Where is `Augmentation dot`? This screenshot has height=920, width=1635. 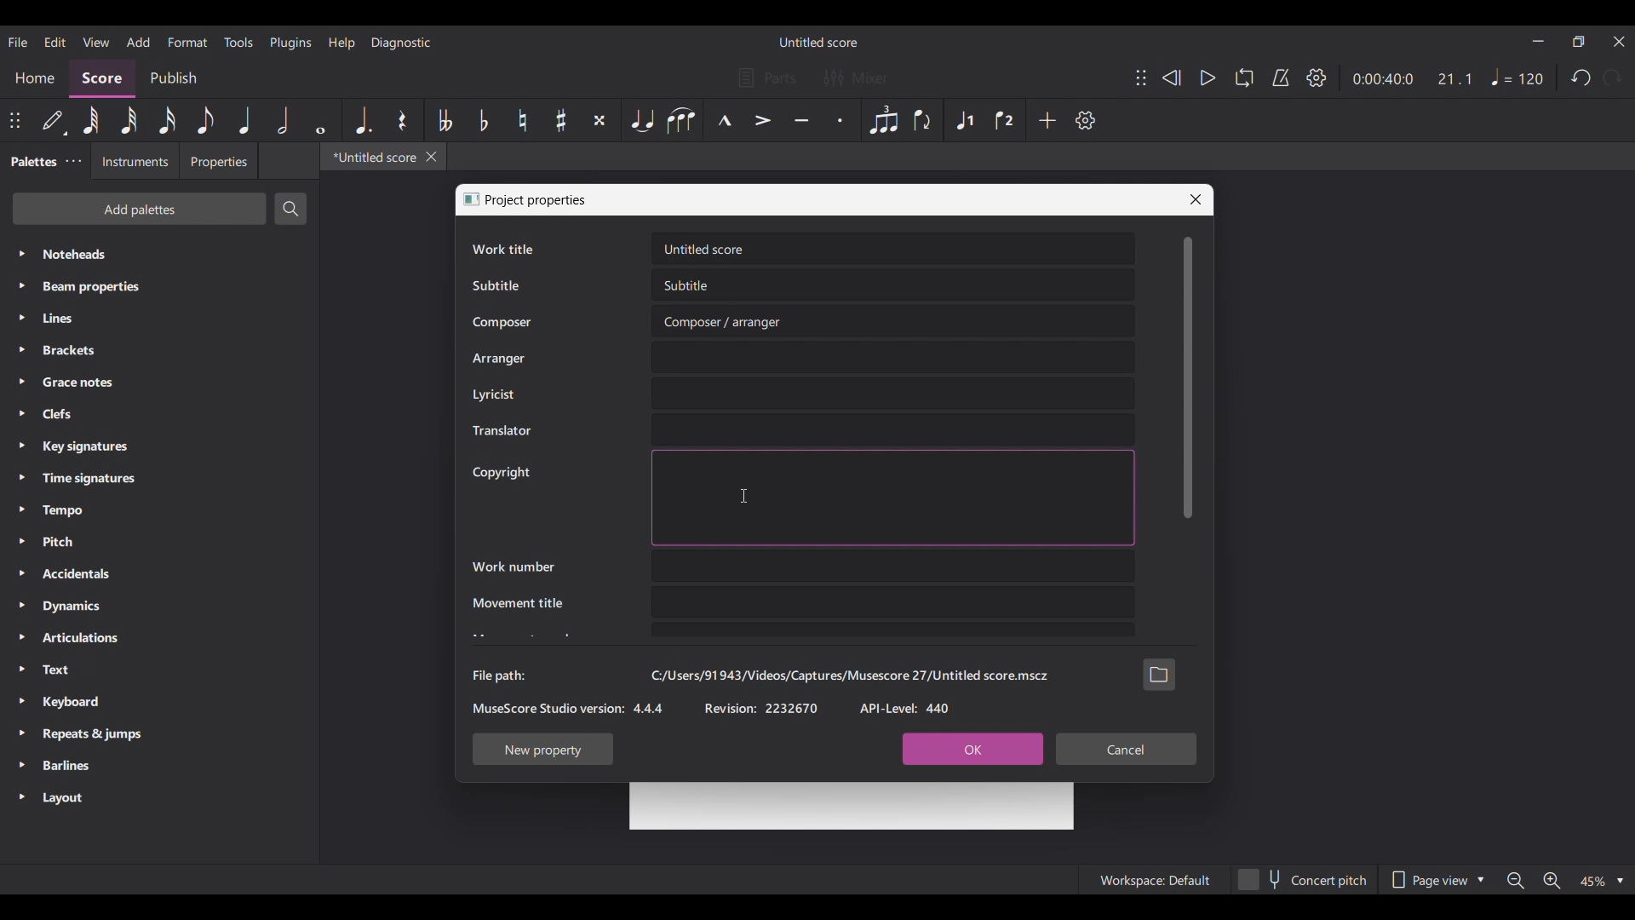 Augmentation dot is located at coordinates (363, 120).